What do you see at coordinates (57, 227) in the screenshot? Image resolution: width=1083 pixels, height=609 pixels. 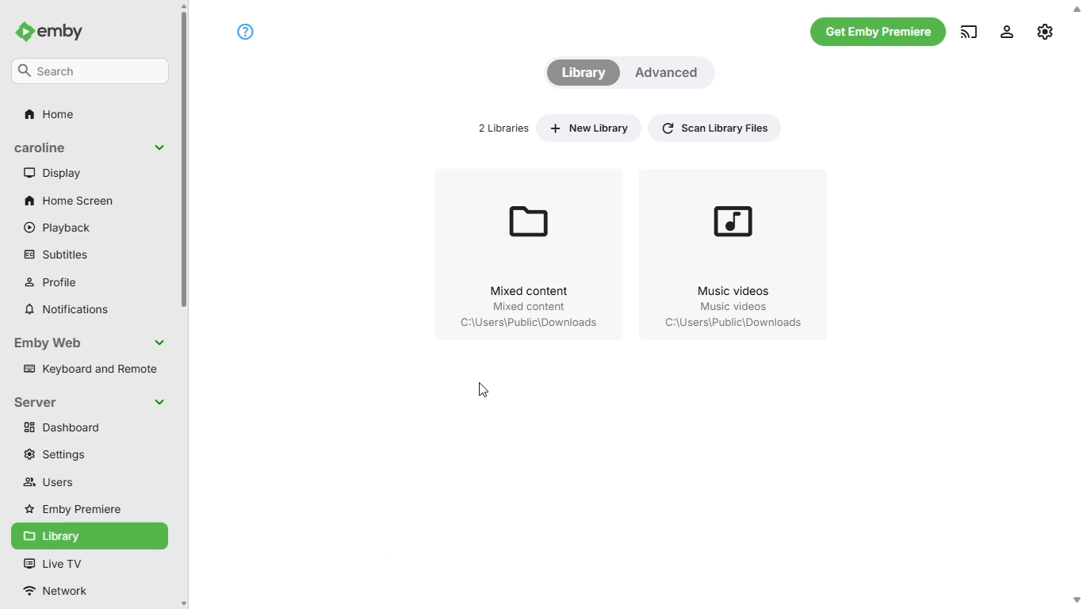 I see `playback` at bounding box center [57, 227].